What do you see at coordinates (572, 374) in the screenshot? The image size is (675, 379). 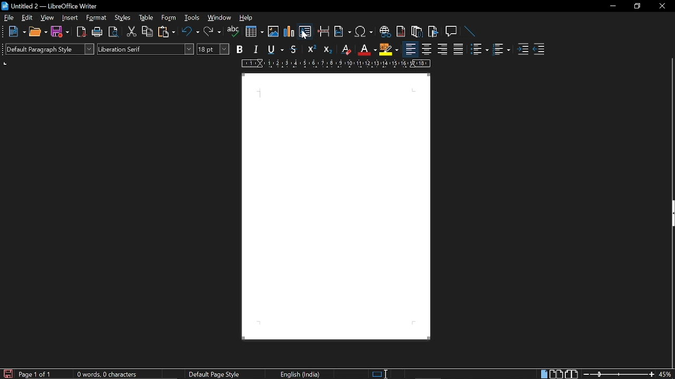 I see `book view` at bounding box center [572, 374].